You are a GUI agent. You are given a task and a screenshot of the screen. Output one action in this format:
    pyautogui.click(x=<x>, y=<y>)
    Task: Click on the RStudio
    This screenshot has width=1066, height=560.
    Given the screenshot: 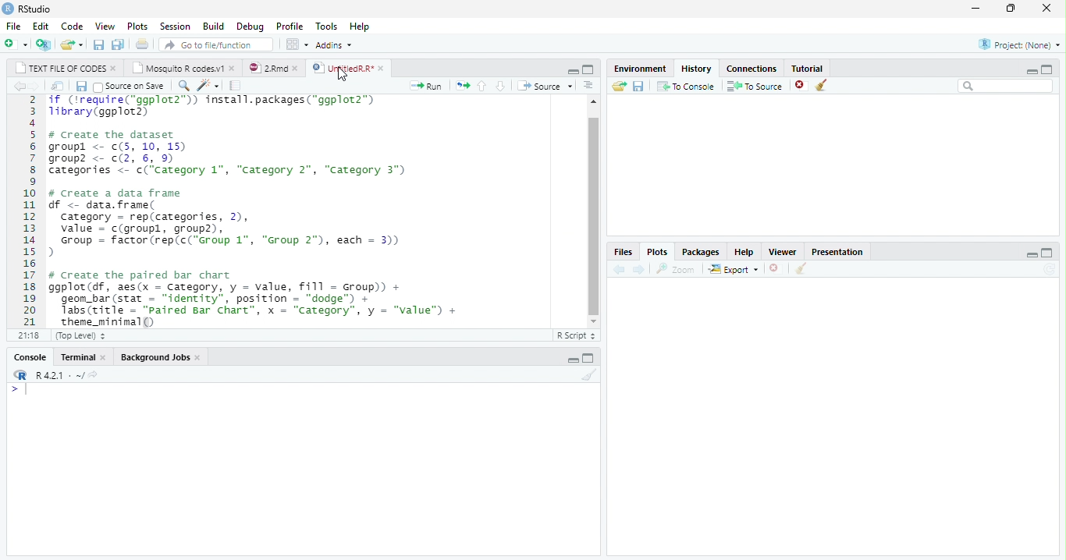 What is the action you would take?
    pyautogui.click(x=37, y=9)
    